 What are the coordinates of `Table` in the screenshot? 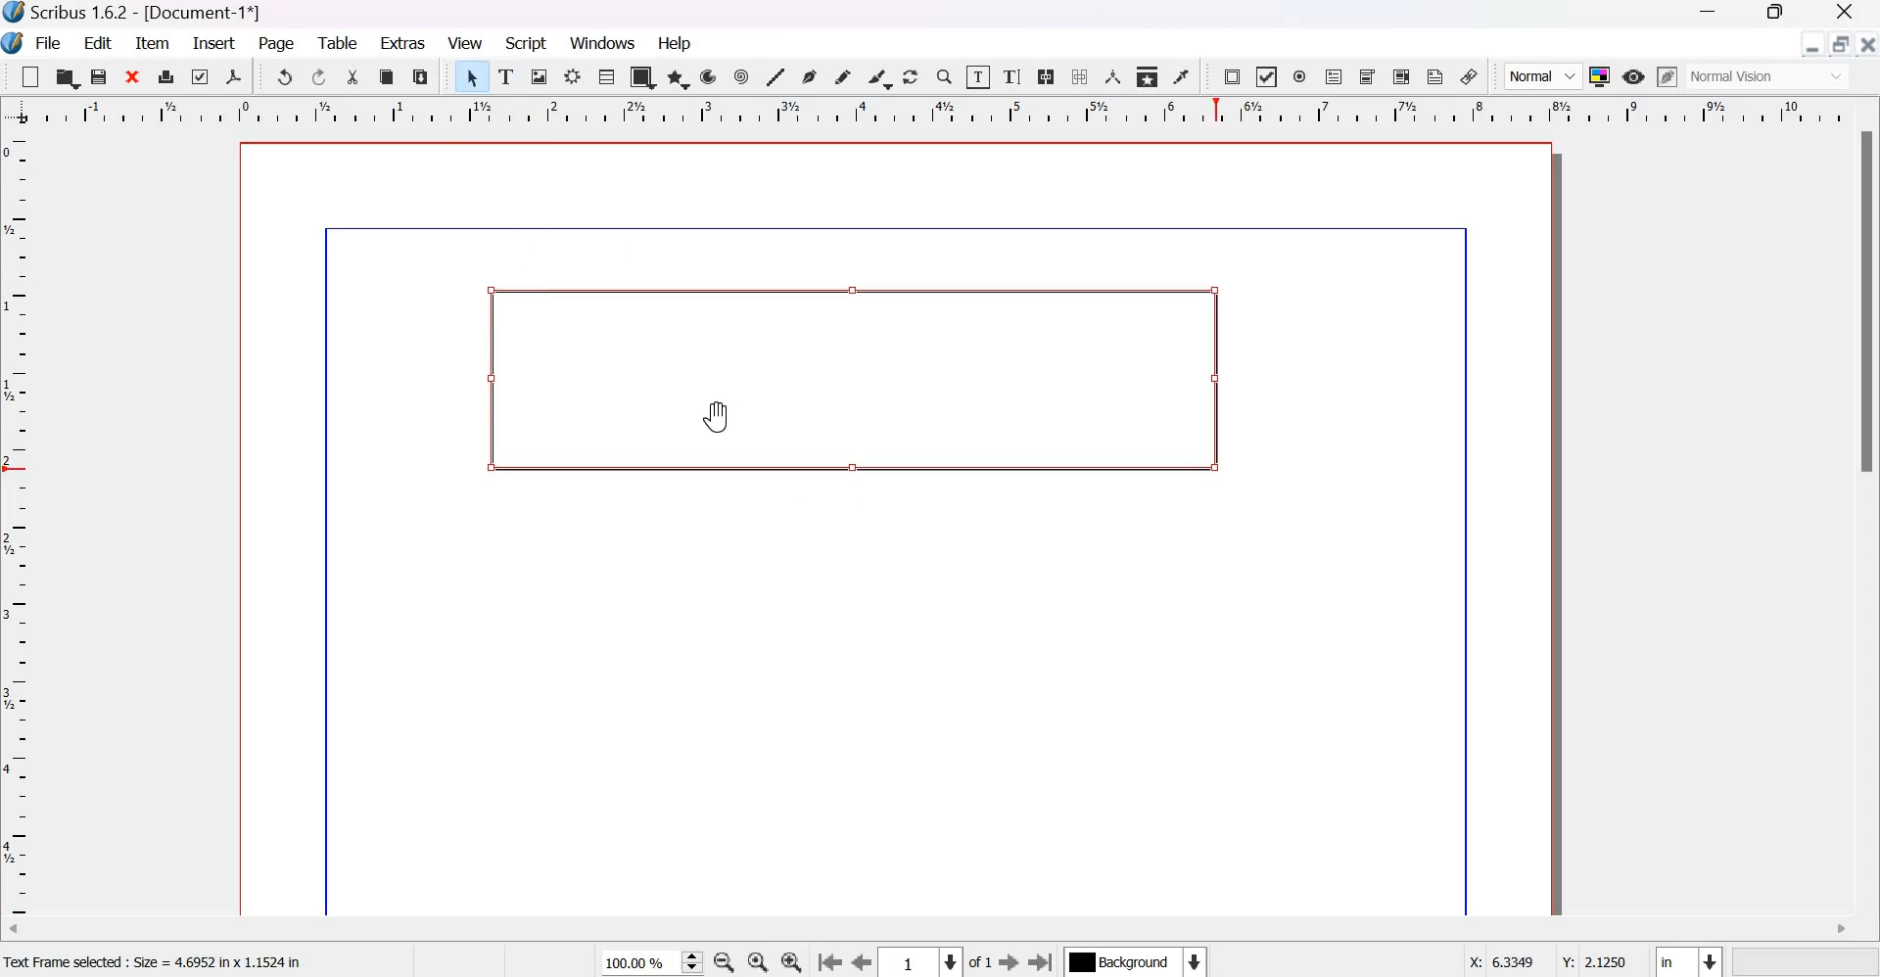 It's located at (606, 75).